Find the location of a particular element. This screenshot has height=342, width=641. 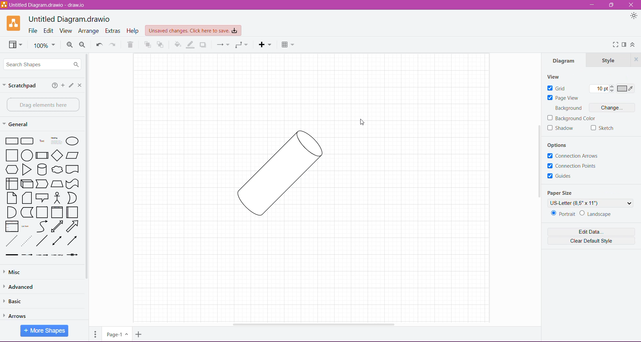

Fullscreen is located at coordinates (615, 46).